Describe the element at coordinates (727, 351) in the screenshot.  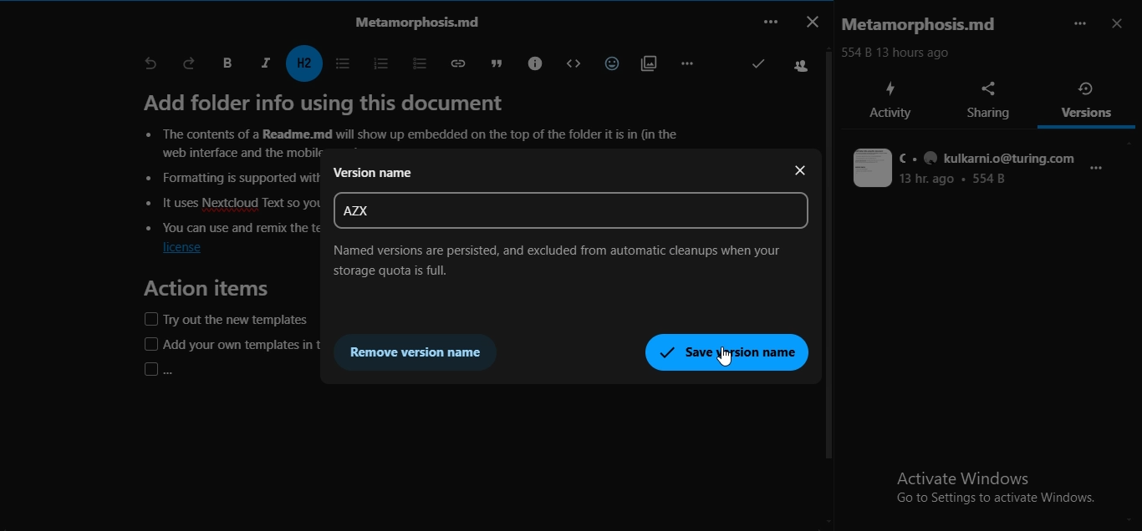
I see `save version name` at that location.